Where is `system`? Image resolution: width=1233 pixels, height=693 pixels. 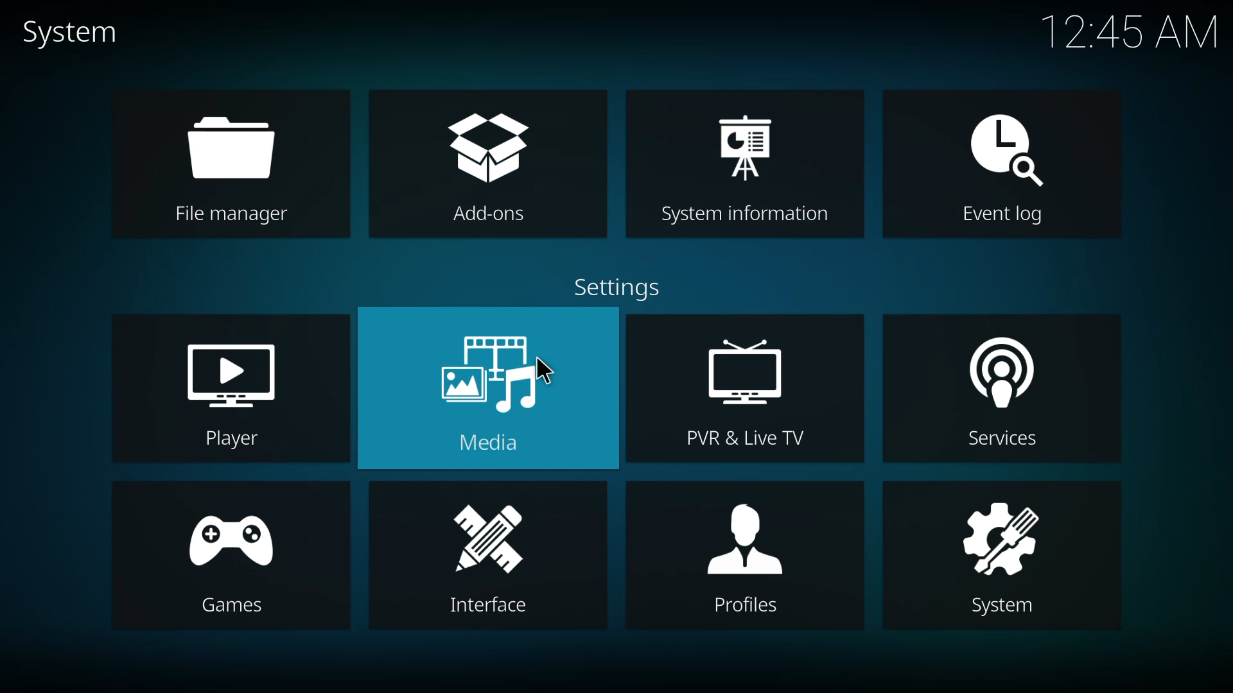 system is located at coordinates (74, 30).